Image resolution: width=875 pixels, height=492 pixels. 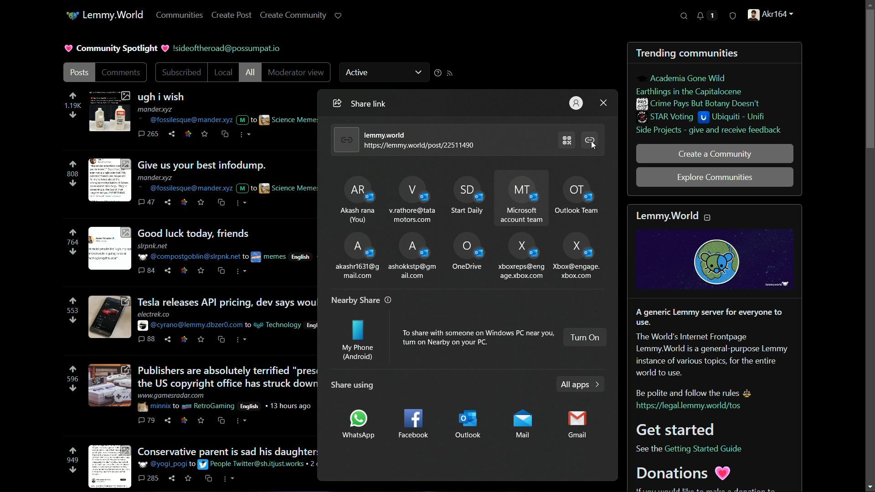 What do you see at coordinates (244, 339) in the screenshot?
I see `more actions` at bounding box center [244, 339].